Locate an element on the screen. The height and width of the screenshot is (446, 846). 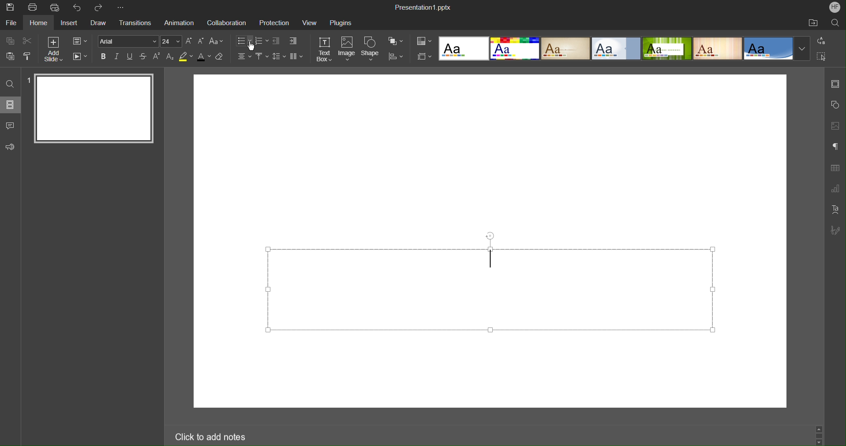
Copy Style is located at coordinates (27, 56).